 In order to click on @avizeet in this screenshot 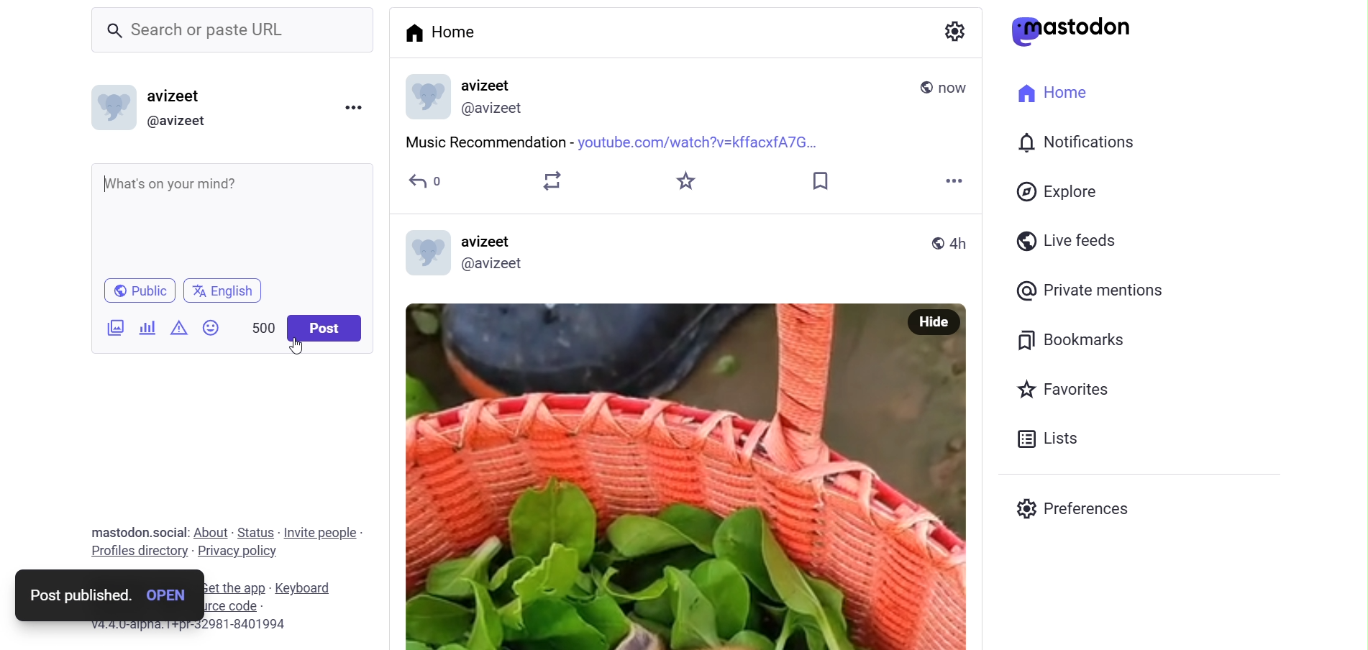, I will do `click(185, 123)`.